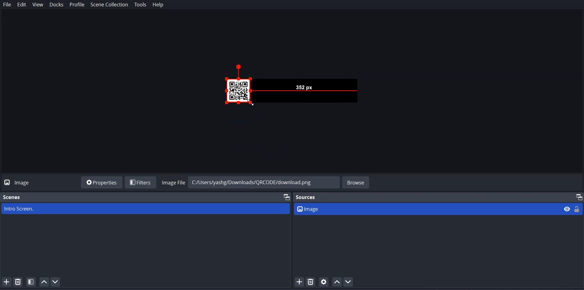 The image size is (584, 290). What do you see at coordinates (337, 282) in the screenshot?
I see `Move Source Up` at bounding box center [337, 282].